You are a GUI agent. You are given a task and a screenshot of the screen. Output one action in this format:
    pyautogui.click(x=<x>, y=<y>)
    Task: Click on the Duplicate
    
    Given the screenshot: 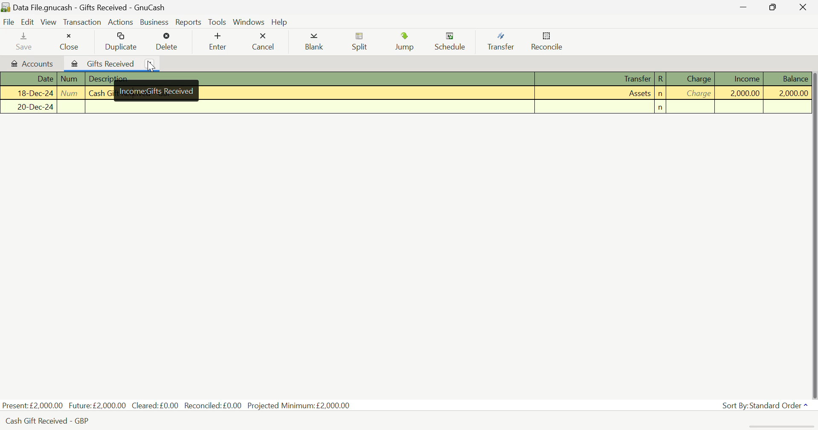 What is the action you would take?
    pyautogui.click(x=122, y=41)
    